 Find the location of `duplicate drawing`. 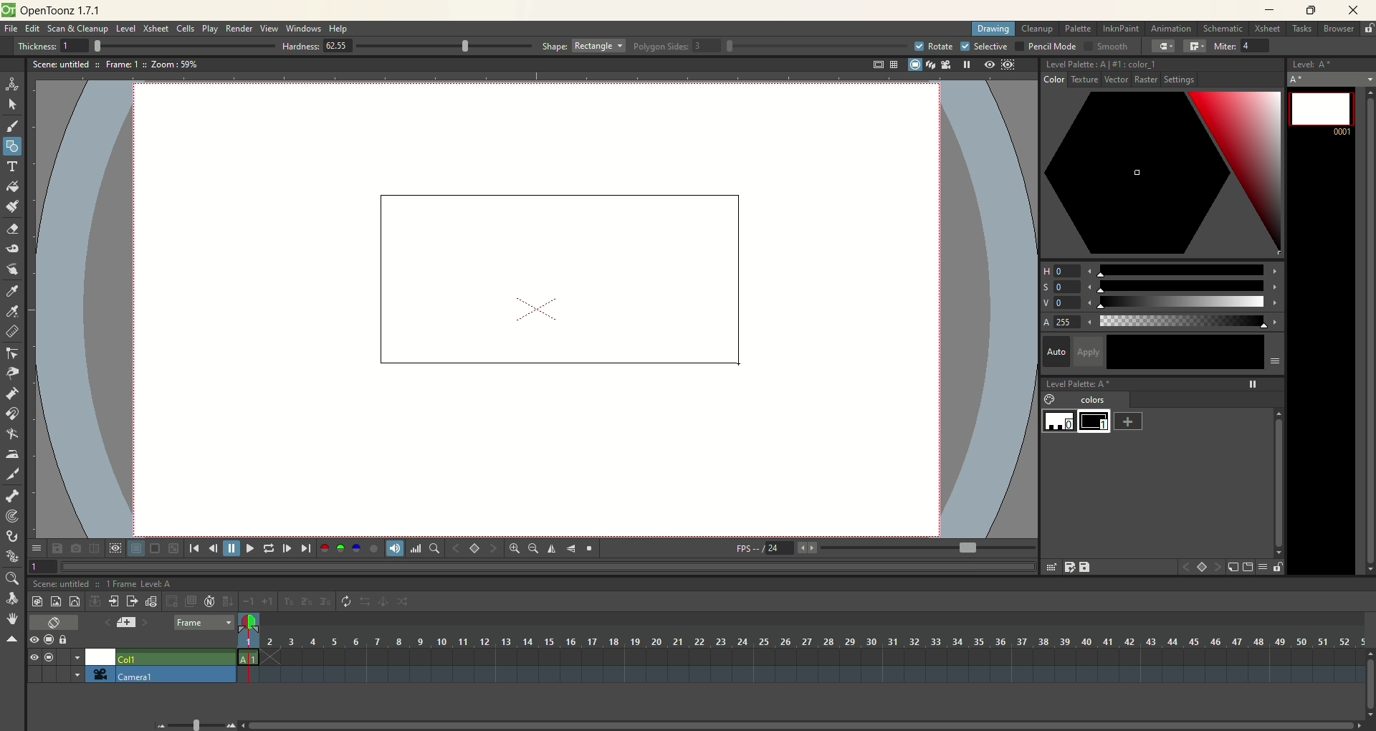

duplicate drawing is located at coordinates (191, 601).